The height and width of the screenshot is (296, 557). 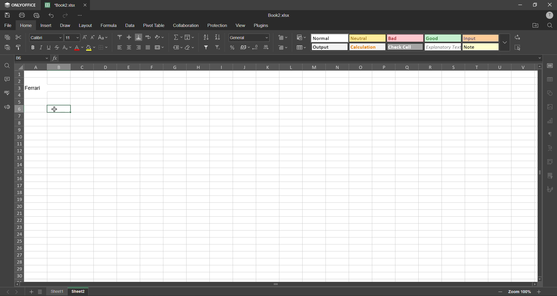 What do you see at coordinates (6, 93) in the screenshot?
I see `spellcheck` at bounding box center [6, 93].